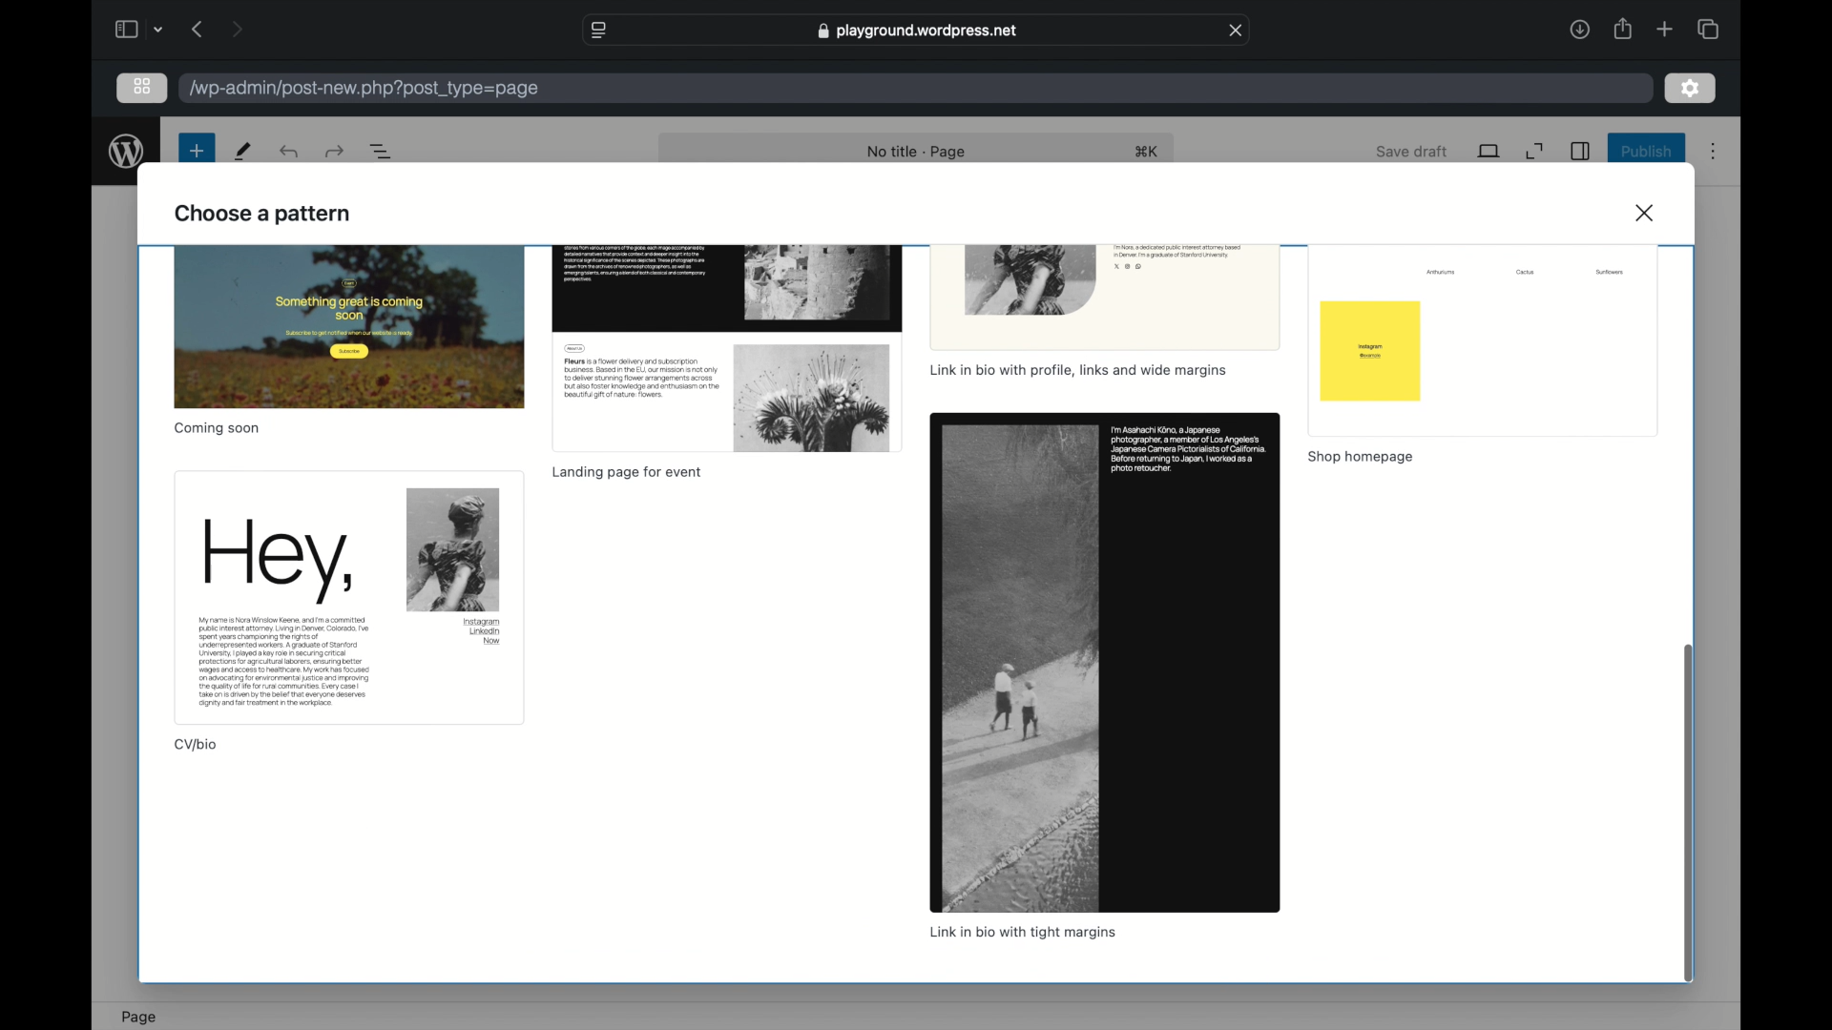  Describe the element at coordinates (1580, 29) in the screenshot. I see `downloads` at that location.